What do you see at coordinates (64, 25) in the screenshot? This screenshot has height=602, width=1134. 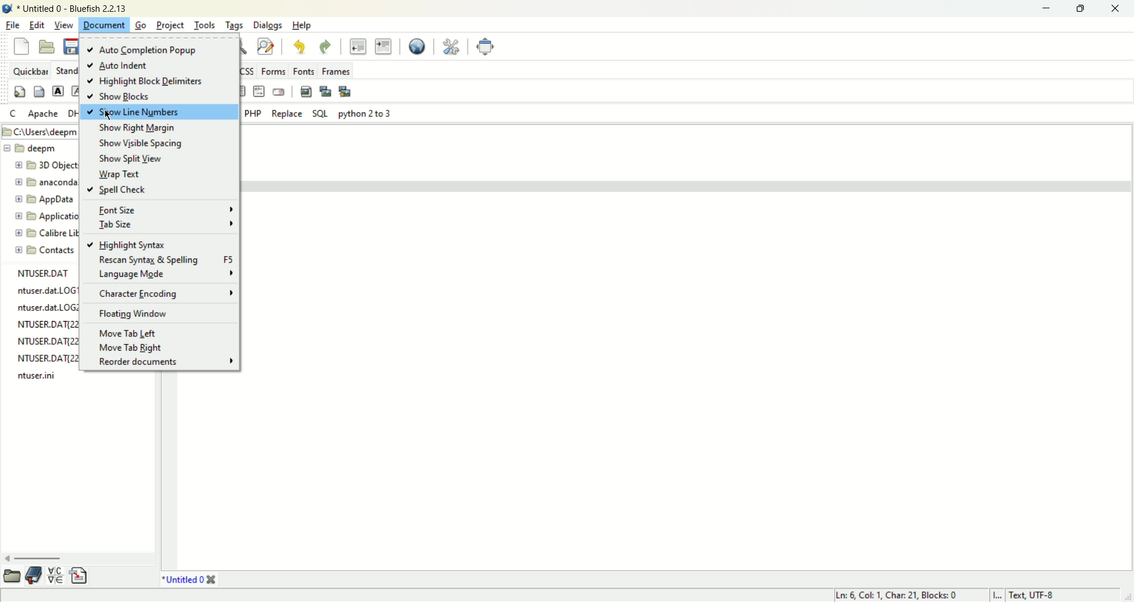 I see `view` at bounding box center [64, 25].